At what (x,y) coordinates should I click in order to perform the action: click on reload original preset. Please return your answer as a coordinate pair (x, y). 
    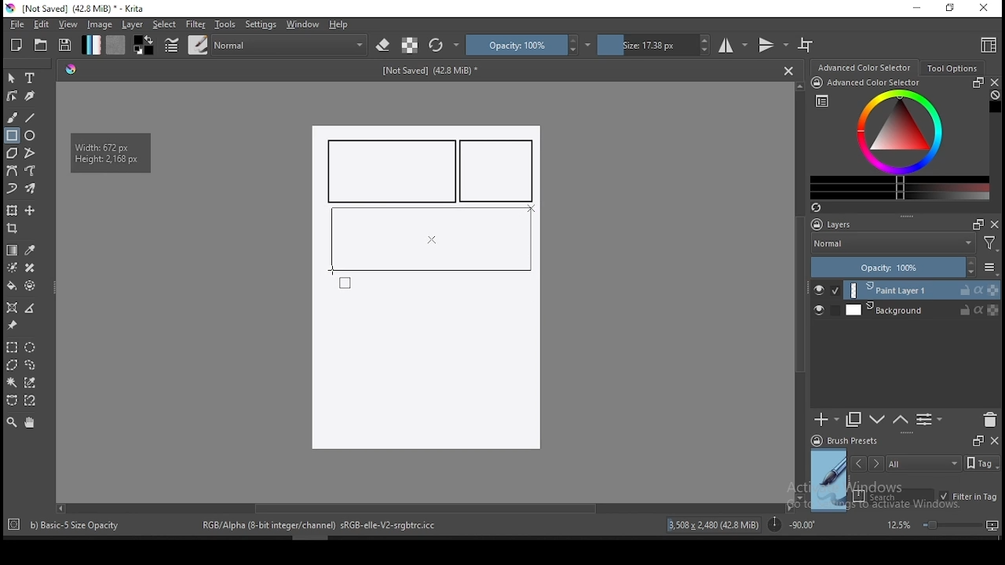
    Looking at the image, I should click on (444, 45).